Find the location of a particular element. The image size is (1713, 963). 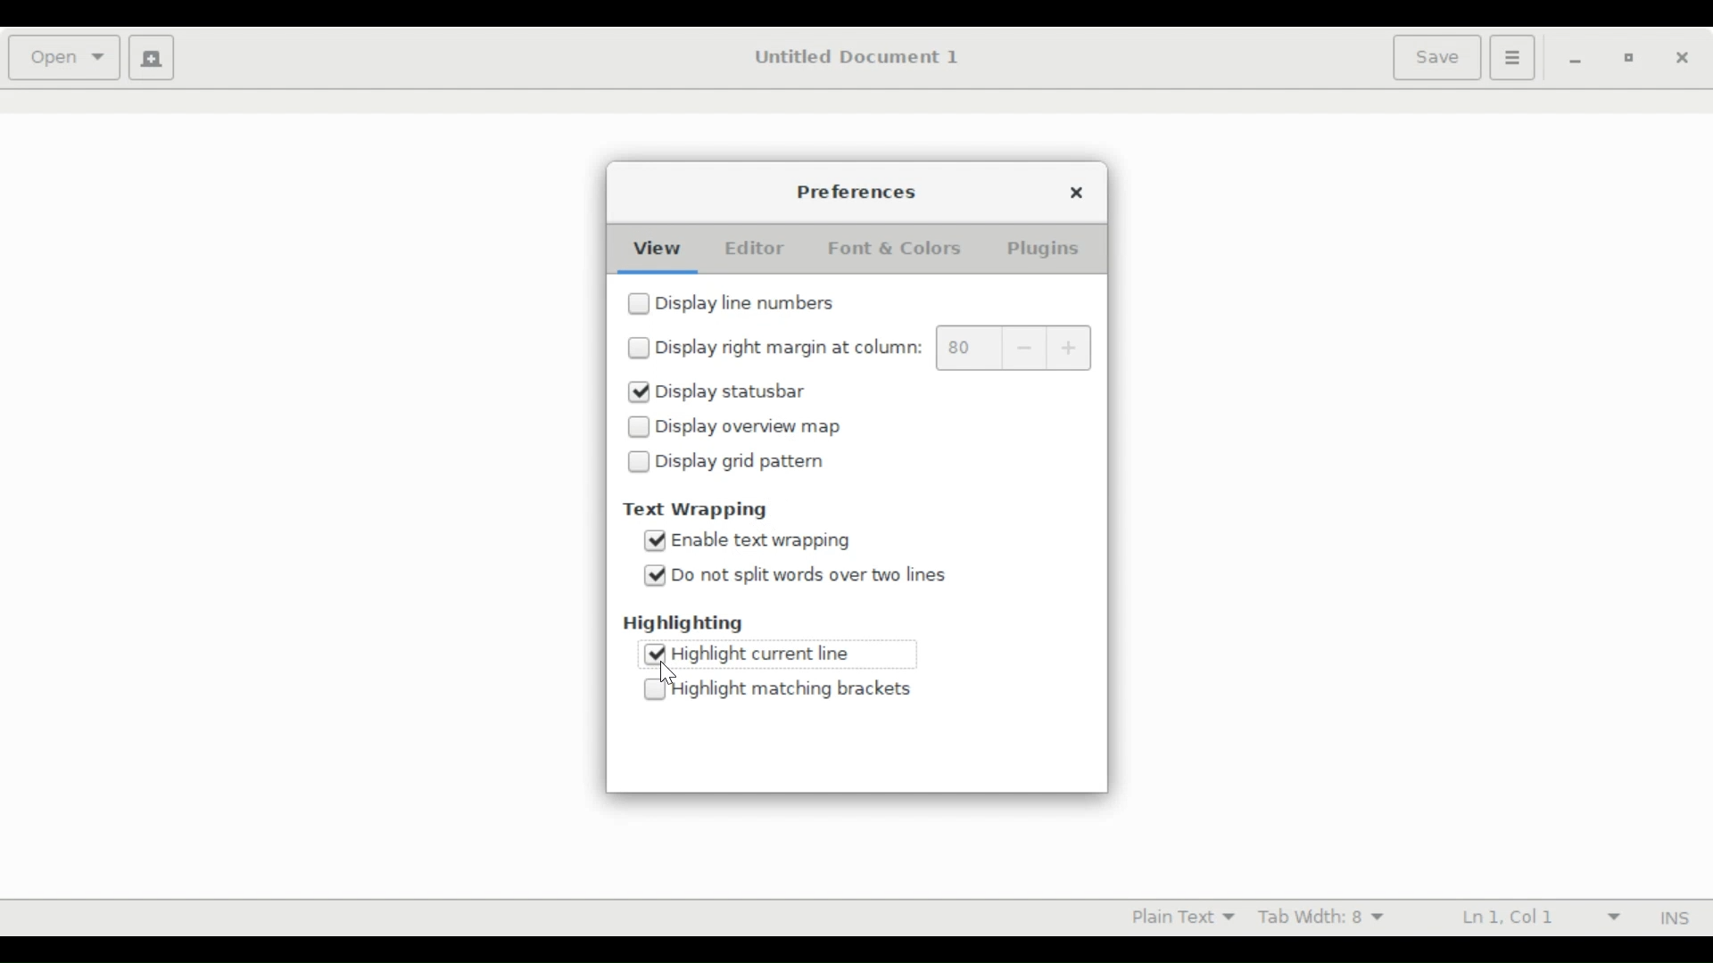

Preferences is located at coordinates (856, 192).